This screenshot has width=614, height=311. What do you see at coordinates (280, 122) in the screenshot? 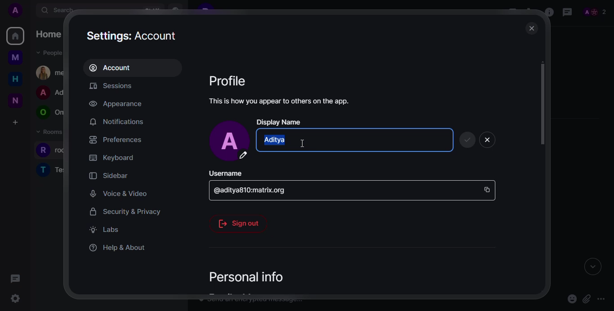
I see `display name` at bounding box center [280, 122].